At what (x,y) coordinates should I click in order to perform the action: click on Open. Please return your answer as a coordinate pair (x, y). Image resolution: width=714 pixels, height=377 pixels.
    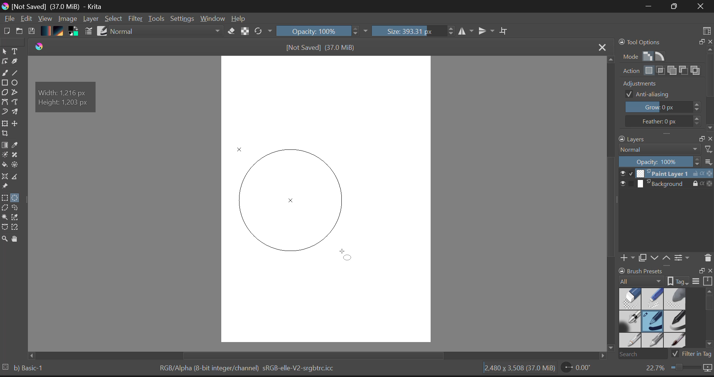
    Looking at the image, I should click on (20, 30).